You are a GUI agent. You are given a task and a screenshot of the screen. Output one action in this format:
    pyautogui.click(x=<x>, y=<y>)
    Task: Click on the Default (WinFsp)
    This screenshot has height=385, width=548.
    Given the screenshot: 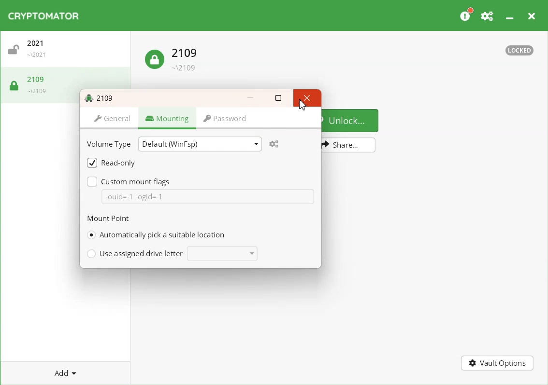 What is the action you would take?
    pyautogui.click(x=200, y=143)
    